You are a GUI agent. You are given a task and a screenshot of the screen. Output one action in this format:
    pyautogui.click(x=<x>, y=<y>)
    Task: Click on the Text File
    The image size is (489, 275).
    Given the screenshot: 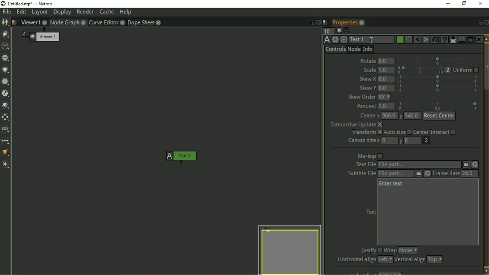 What is the action you would take?
    pyautogui.click(x=419, y=165)
    